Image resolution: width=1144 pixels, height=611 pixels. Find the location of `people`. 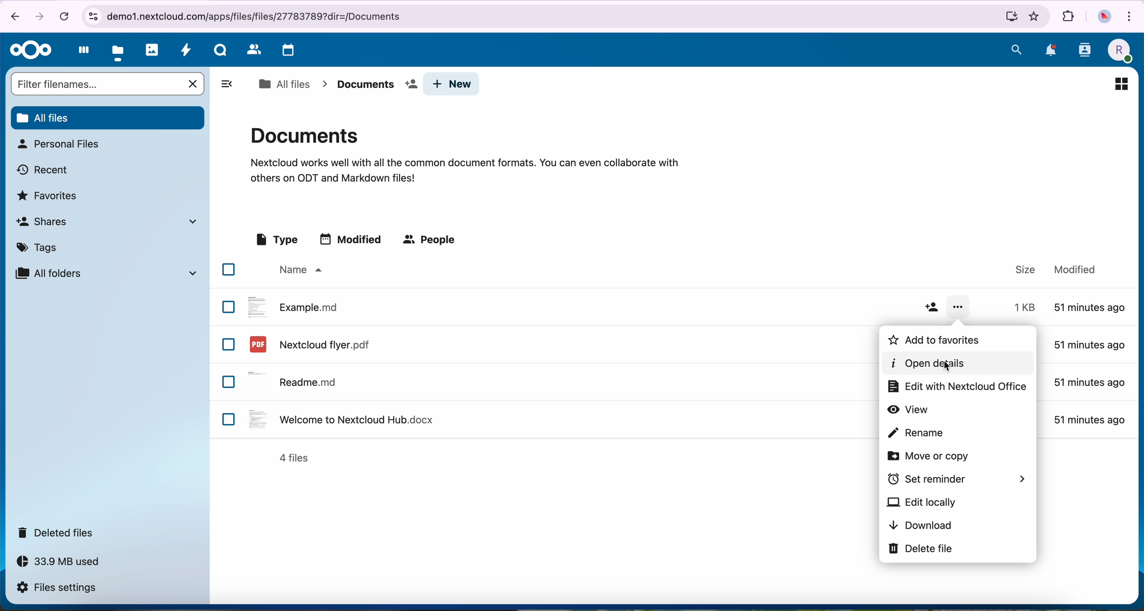

people is located at coordinates (431, 240).